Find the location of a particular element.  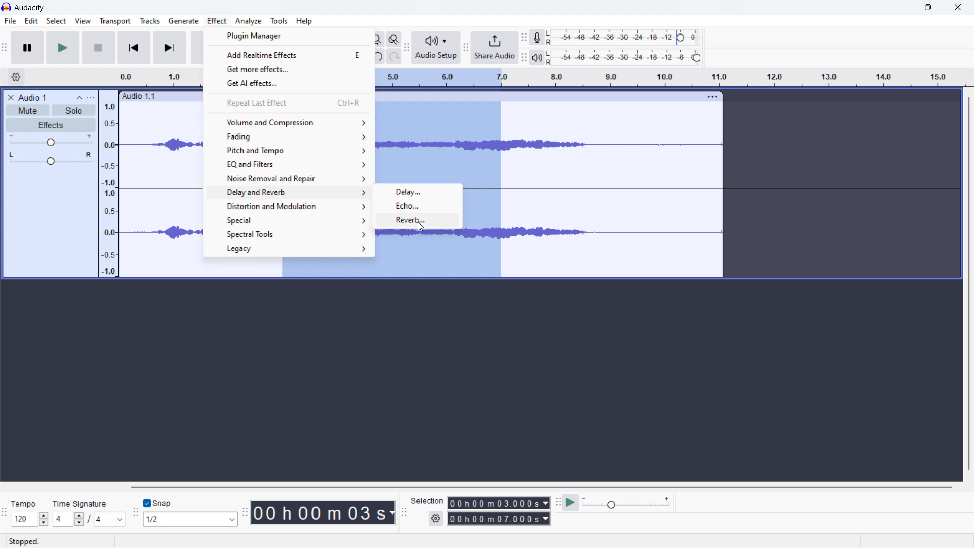

/ is located at coordinates (90, 519).